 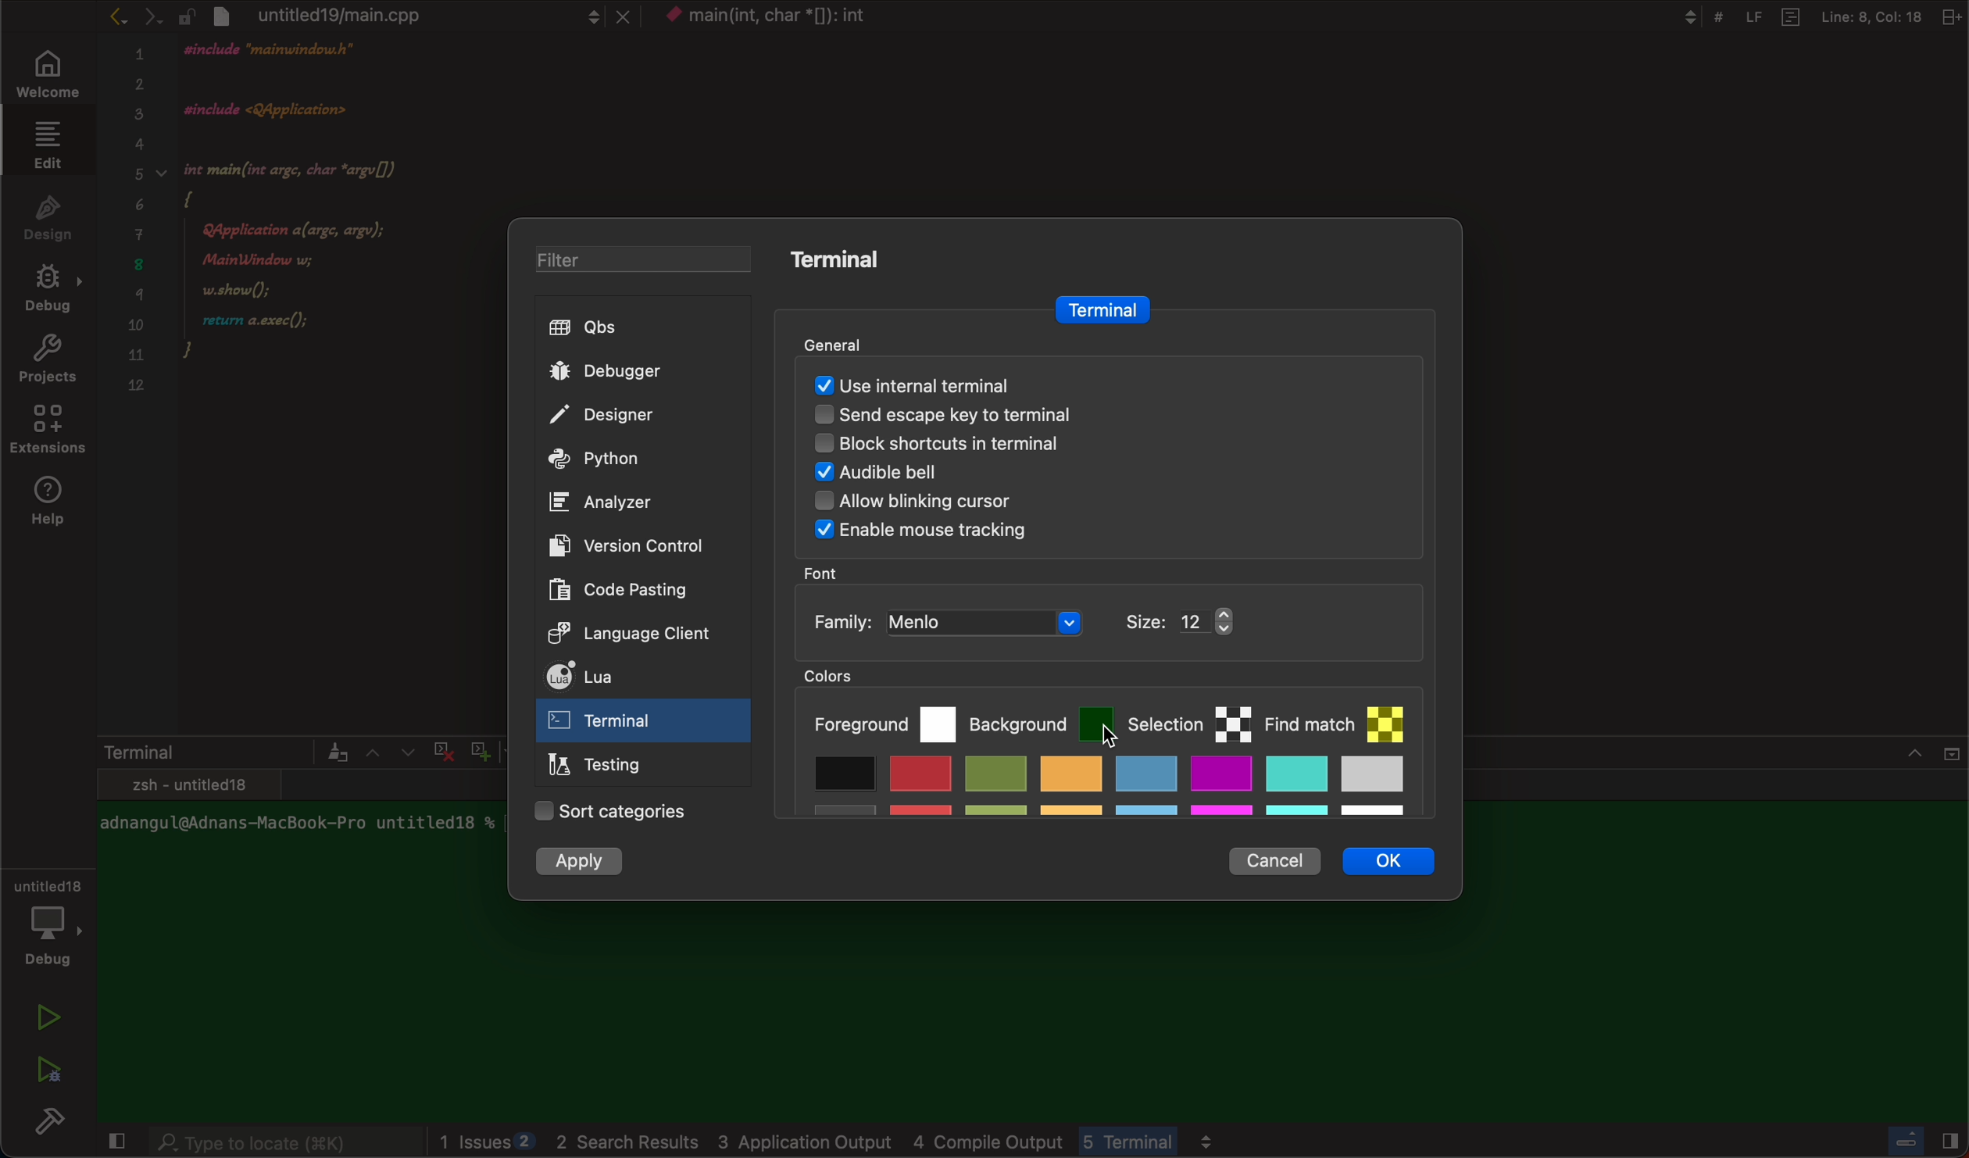 I want to click on logs, so click(x=928, y=1142).